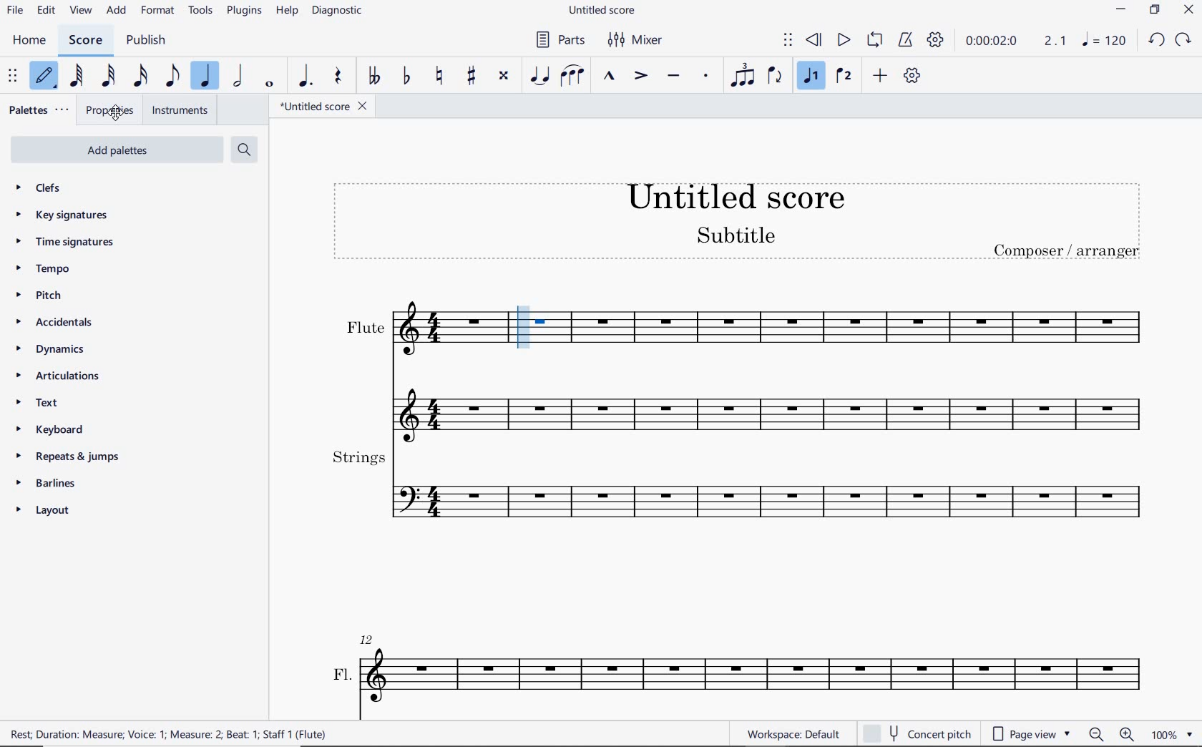  I want to click on TOGGLE NATURAL, so click(441, 75).